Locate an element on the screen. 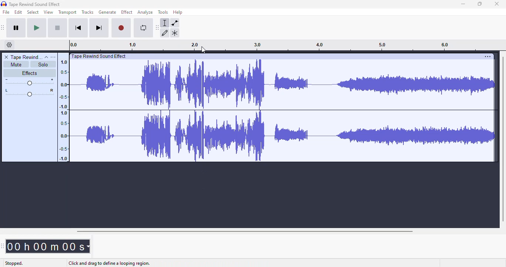  generate is located at coordinates (107, 12).